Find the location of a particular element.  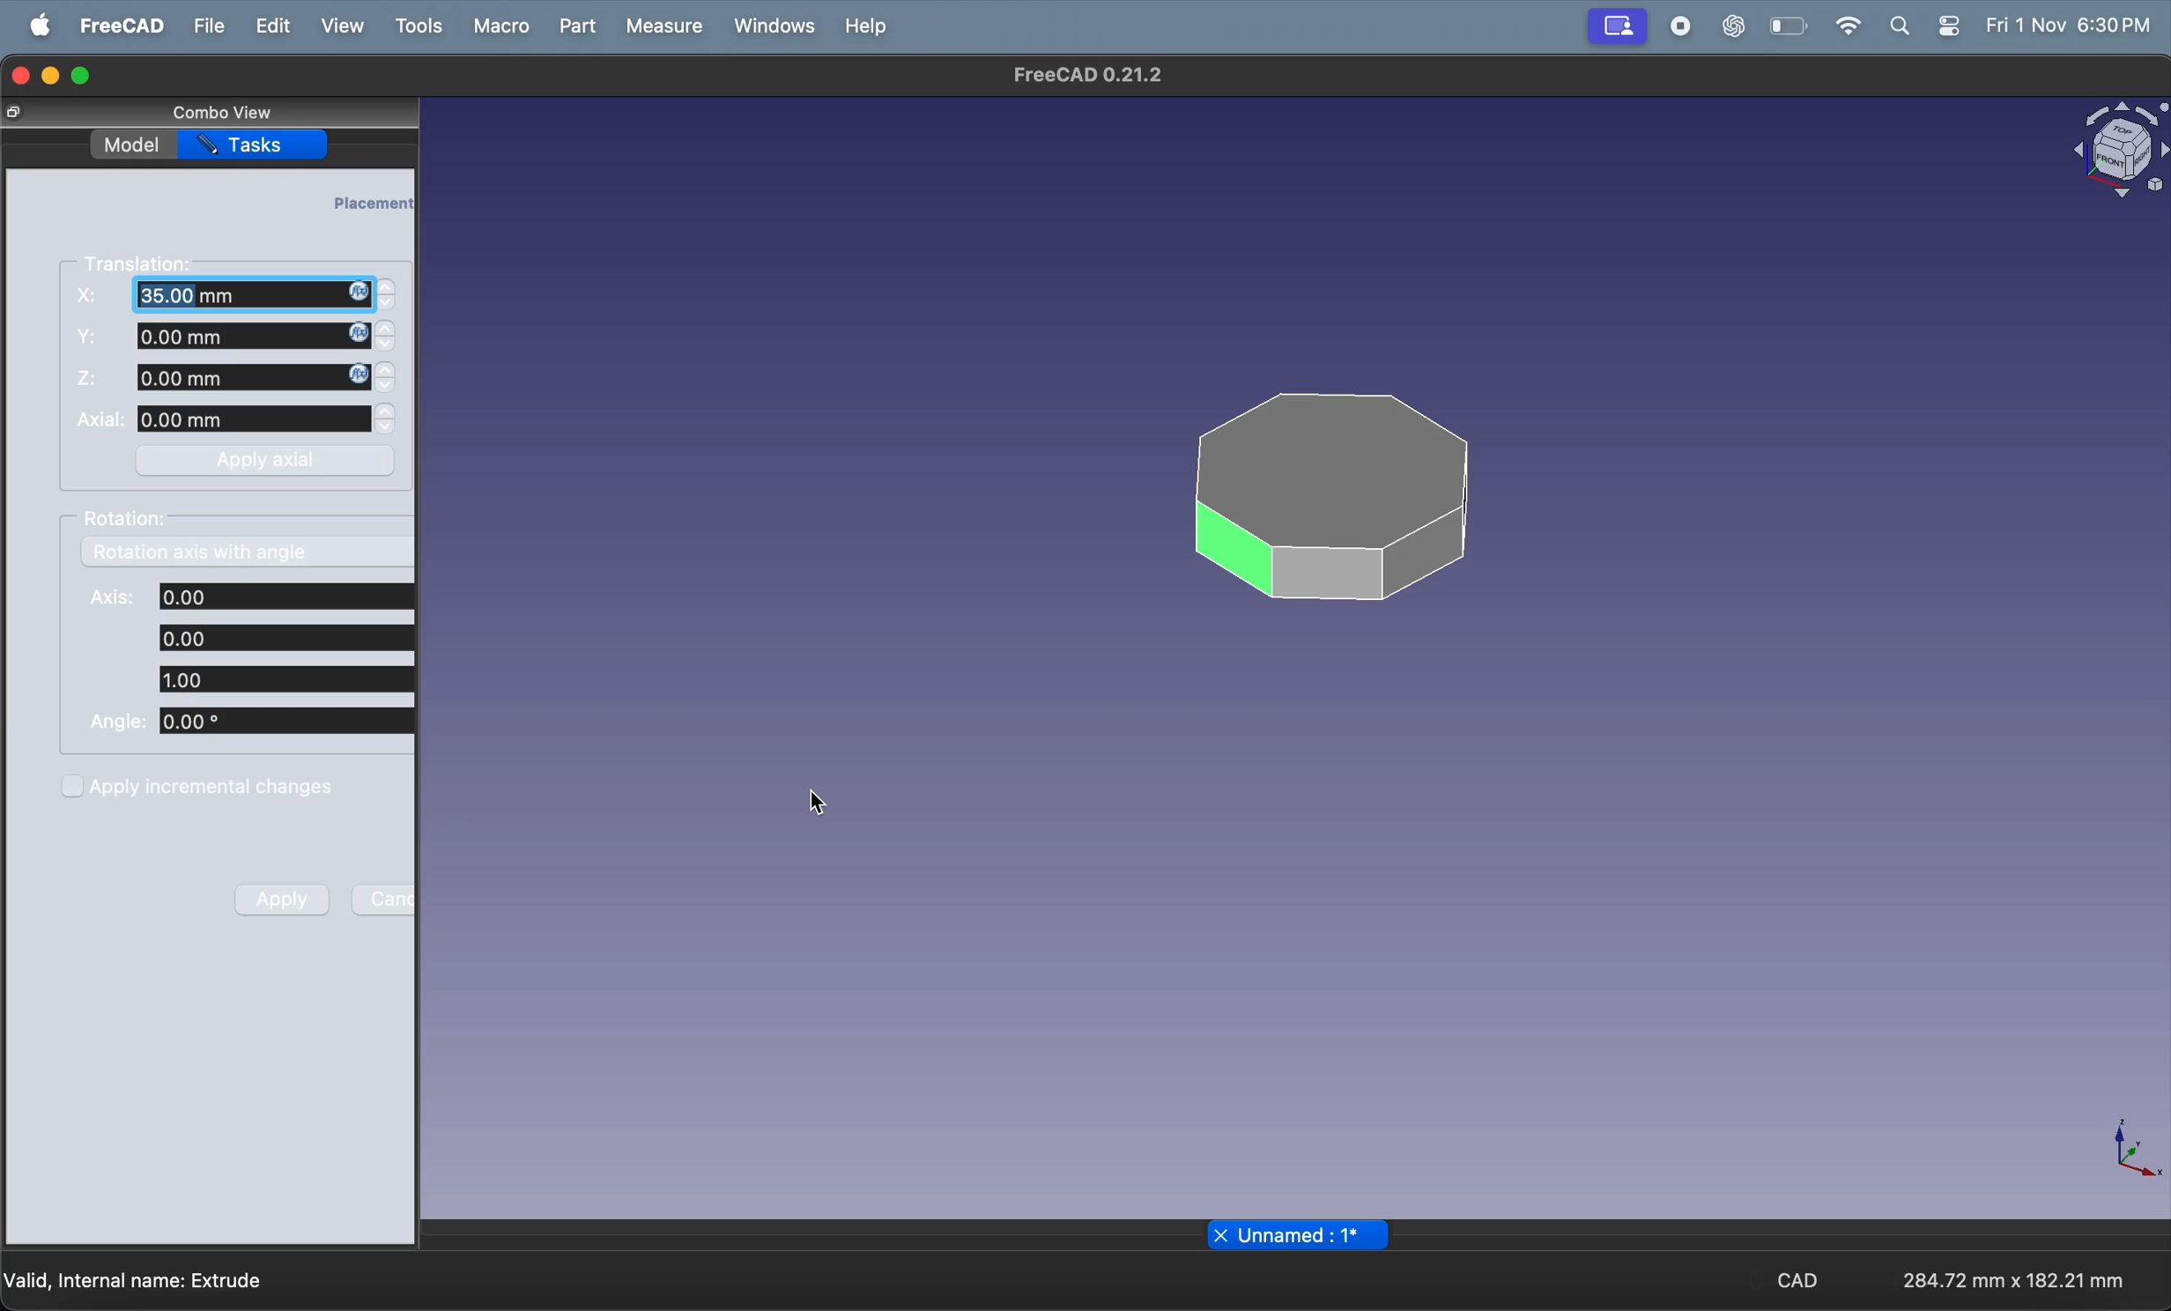

Angle: 0.00 ° is located at coordinates (248, 723).